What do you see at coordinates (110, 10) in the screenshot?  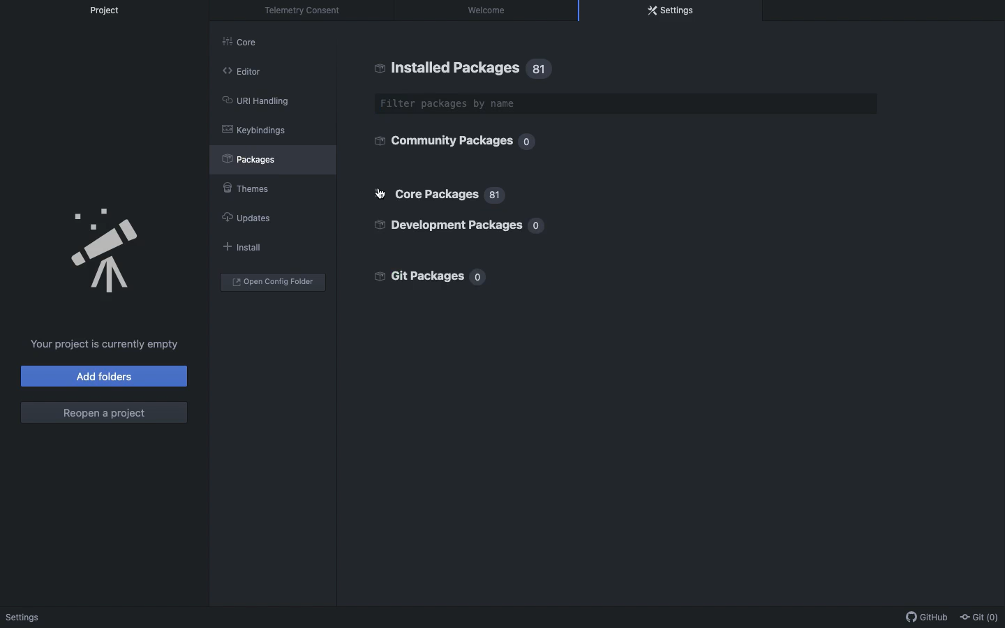 I see `project ` at bounding box center [110, 10].